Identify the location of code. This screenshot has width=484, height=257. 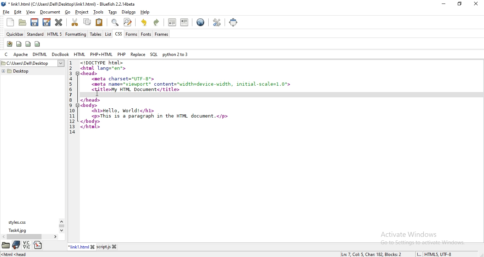
(187, 97).